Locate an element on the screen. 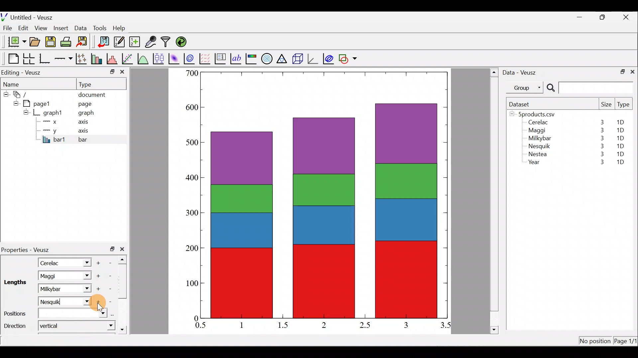 The height and width of the screenshot is (358, 638). minimize is located at coordinates (583, 17).